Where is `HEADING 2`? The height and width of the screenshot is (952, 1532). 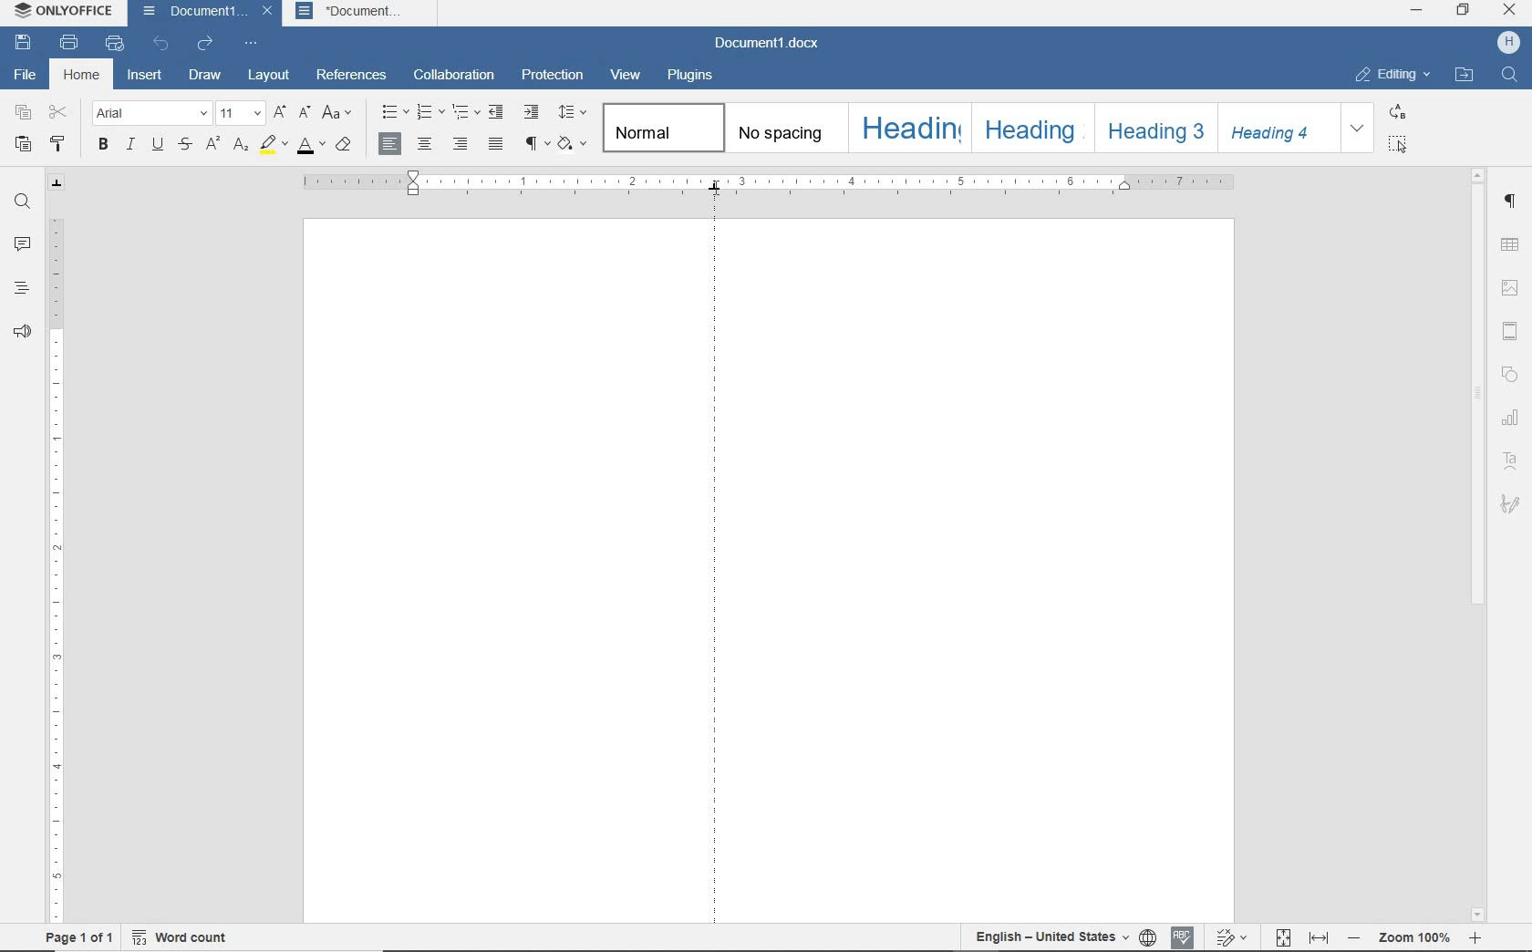
HEADING 2 is located at coordinates (1030, 127).